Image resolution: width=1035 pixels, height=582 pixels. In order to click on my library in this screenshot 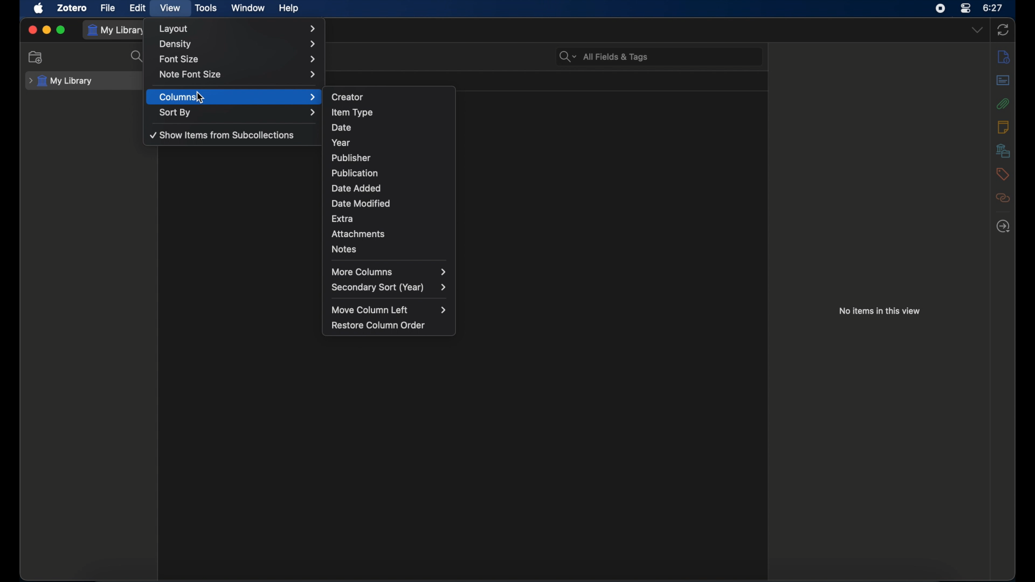, I will do `click(118, 30)`.